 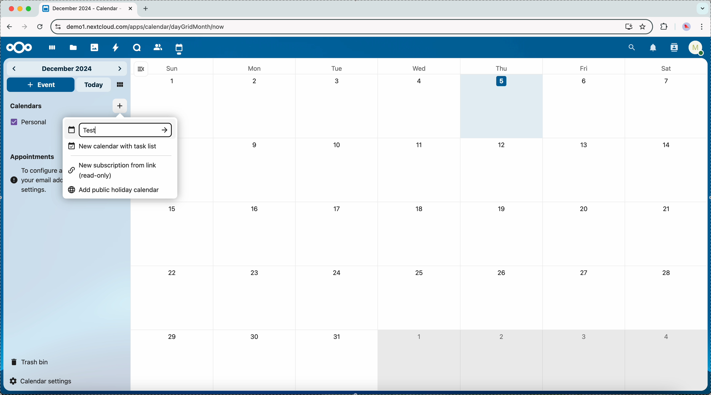 What do you see at coordinates (40, 85) in the screenshot?
I see `add event` at bounding box center [40, 85].